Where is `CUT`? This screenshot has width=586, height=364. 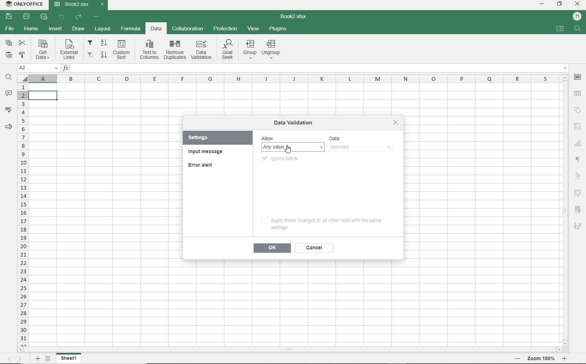
CUT is located at coordinates (22, 43).